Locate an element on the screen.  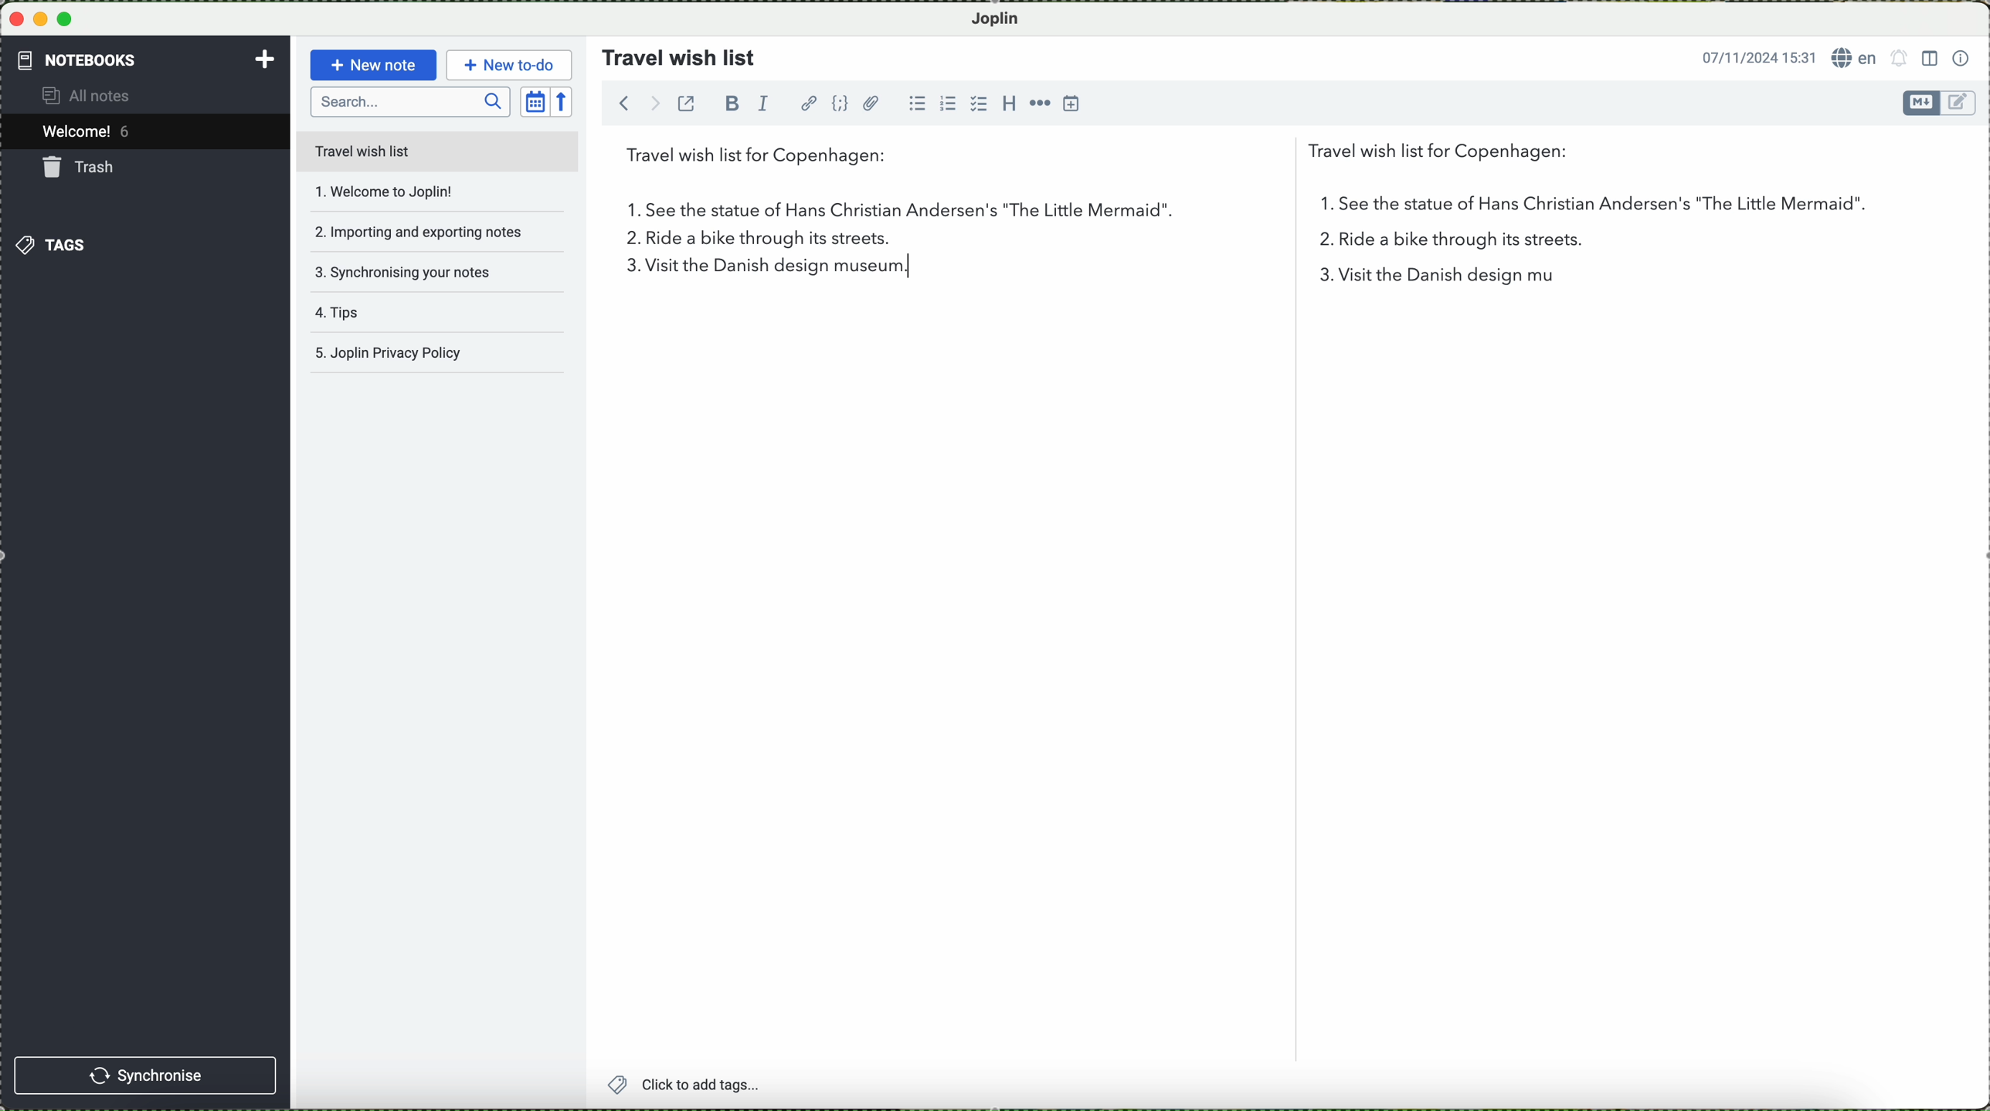
bold is located at coordinates (732, 103).